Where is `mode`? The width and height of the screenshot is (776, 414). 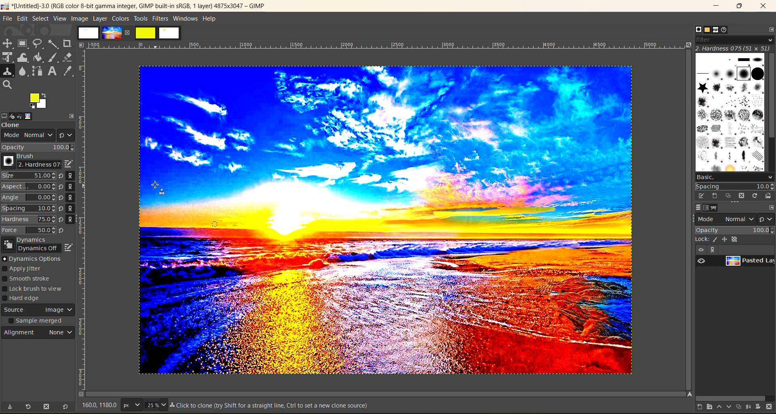
mode is located at coordinates (26, 136).